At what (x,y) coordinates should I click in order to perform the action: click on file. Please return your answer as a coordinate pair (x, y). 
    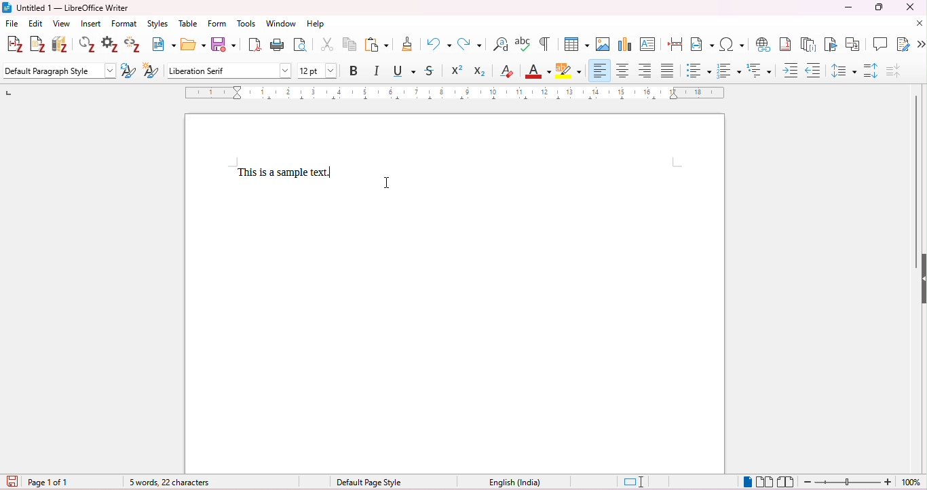
    Looking at the image, I should click on (11, 24).